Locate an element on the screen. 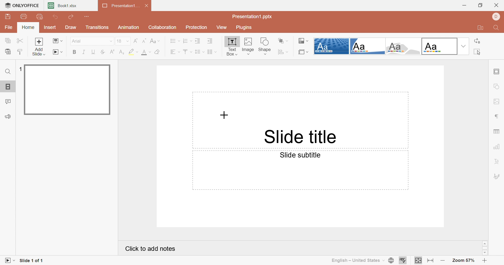  Slide is located at coordinates (67, 89).